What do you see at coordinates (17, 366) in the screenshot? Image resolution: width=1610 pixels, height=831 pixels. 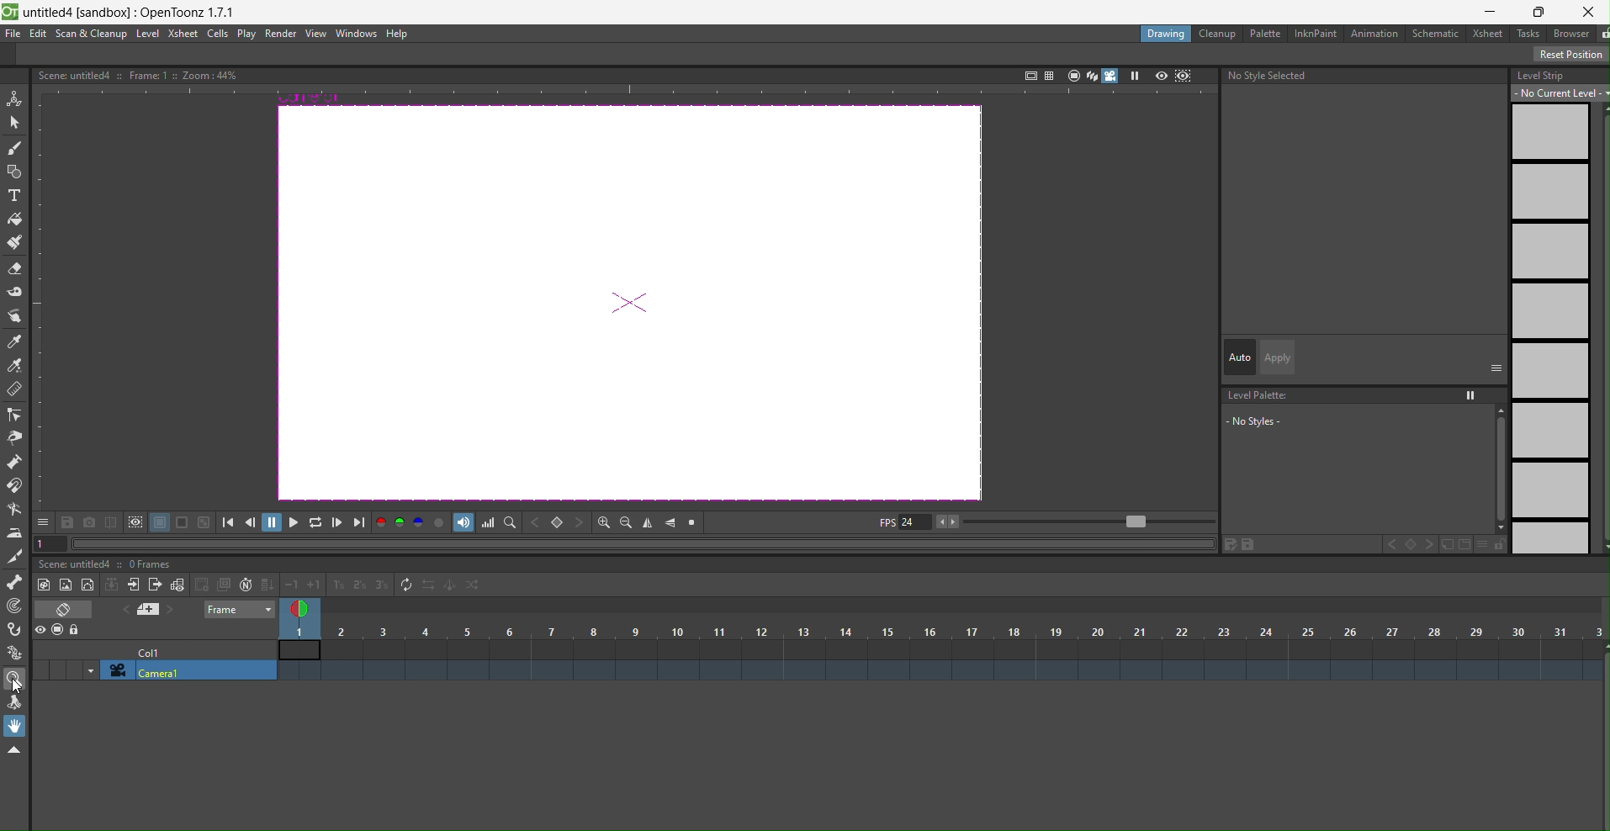 I see `` at bounding box center [17, 366].